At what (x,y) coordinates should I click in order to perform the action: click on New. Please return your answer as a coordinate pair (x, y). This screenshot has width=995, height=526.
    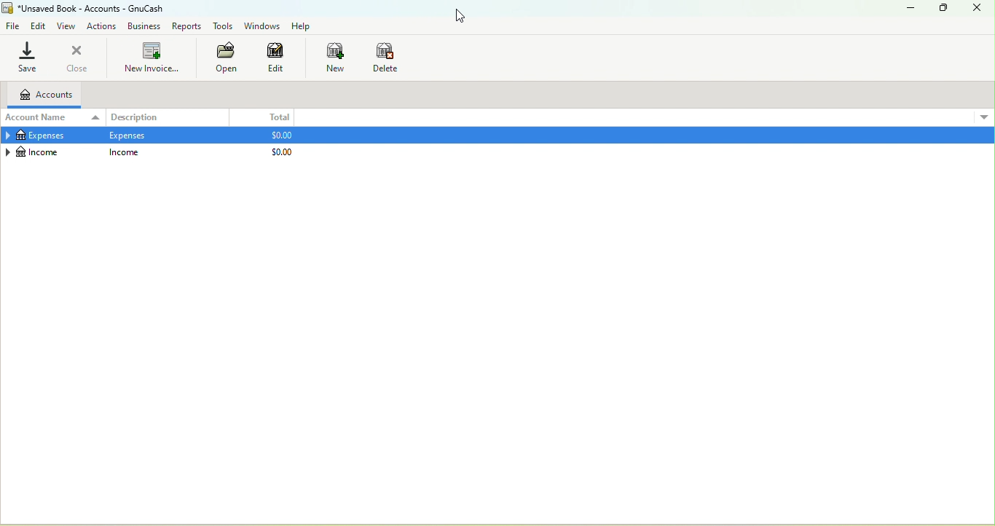
    Looking at the image, I should click on (334, 58).